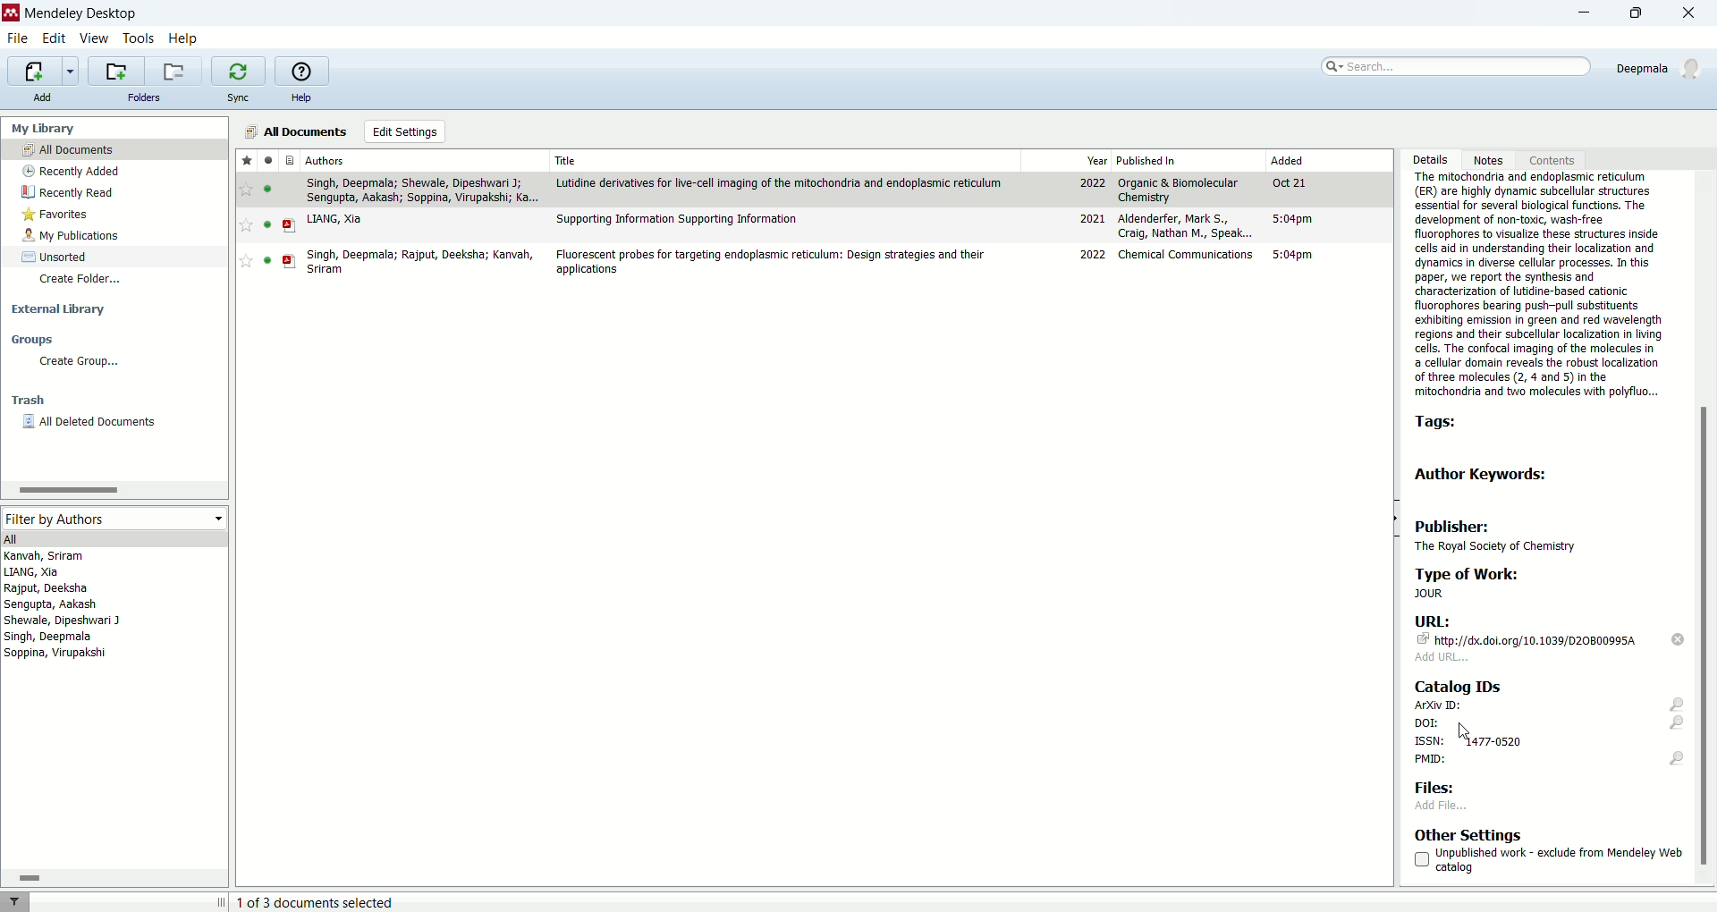  Describe the element at coordinates (1552, 706) in the screenshot. I see `arxiv ID: ` at that location.